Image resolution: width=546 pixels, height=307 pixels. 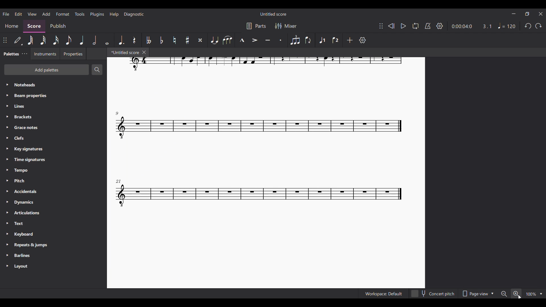 I want to click on Quarter note, so click(x=82, y=40).